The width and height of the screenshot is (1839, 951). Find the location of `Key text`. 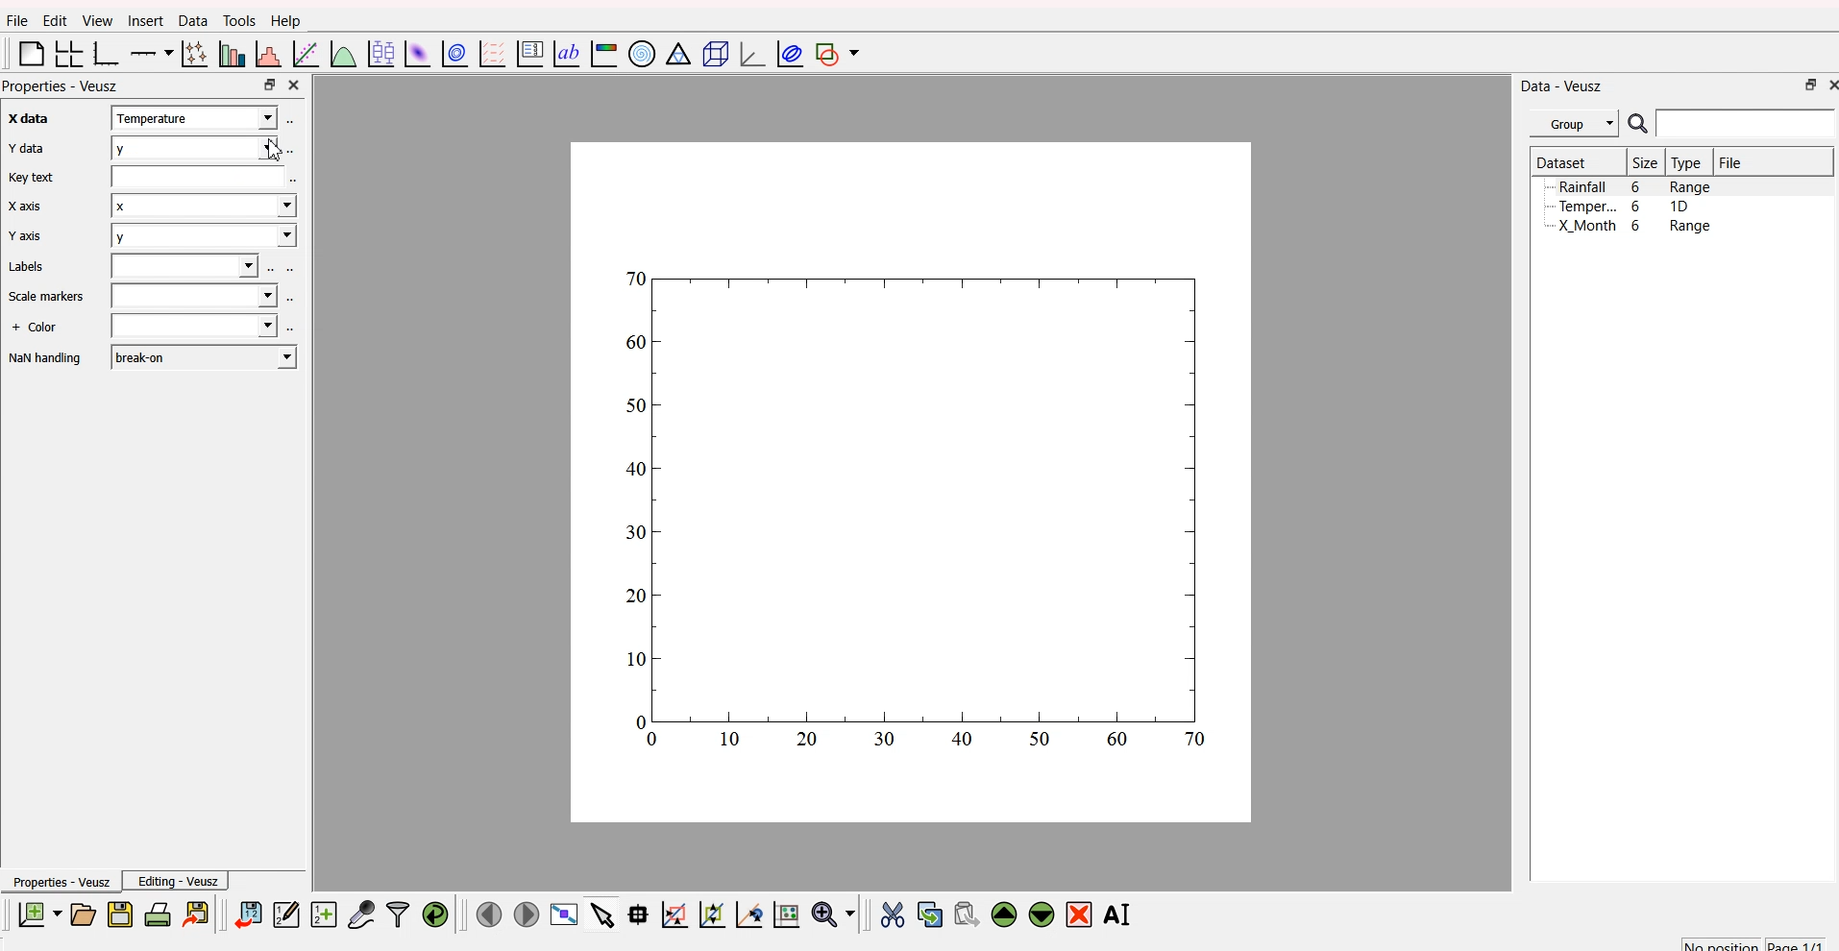

Key text is located at coordinates (33, 178).